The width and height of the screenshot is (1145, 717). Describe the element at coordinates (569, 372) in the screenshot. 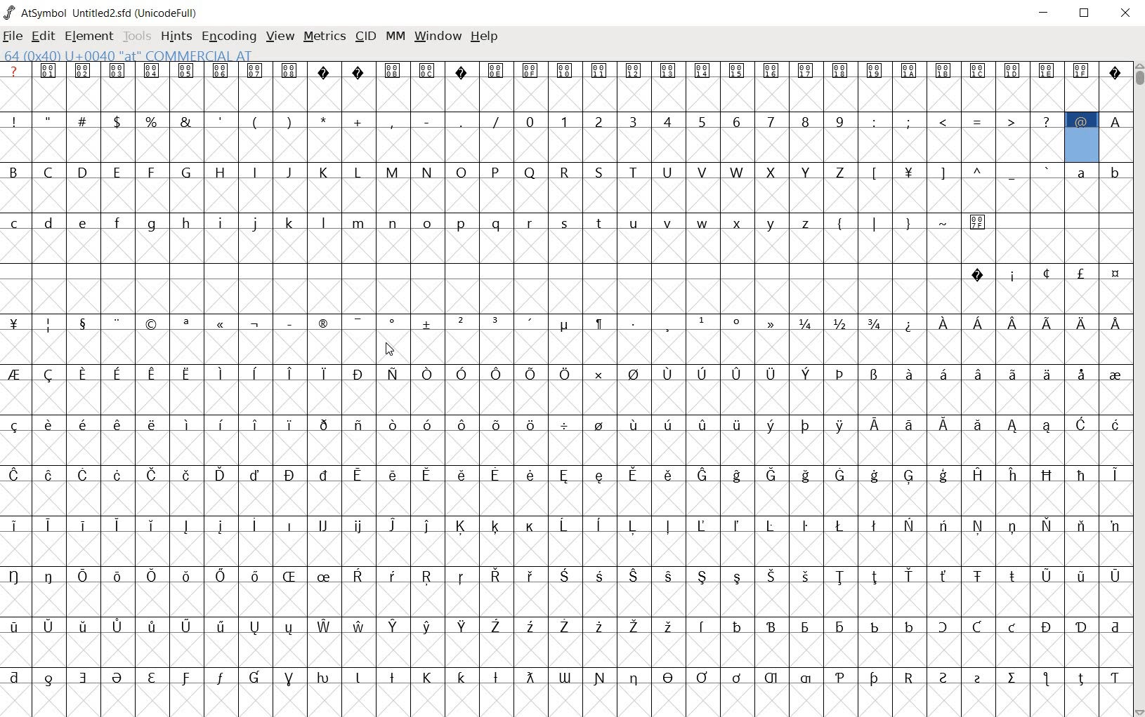

I see `special letters` at that location.